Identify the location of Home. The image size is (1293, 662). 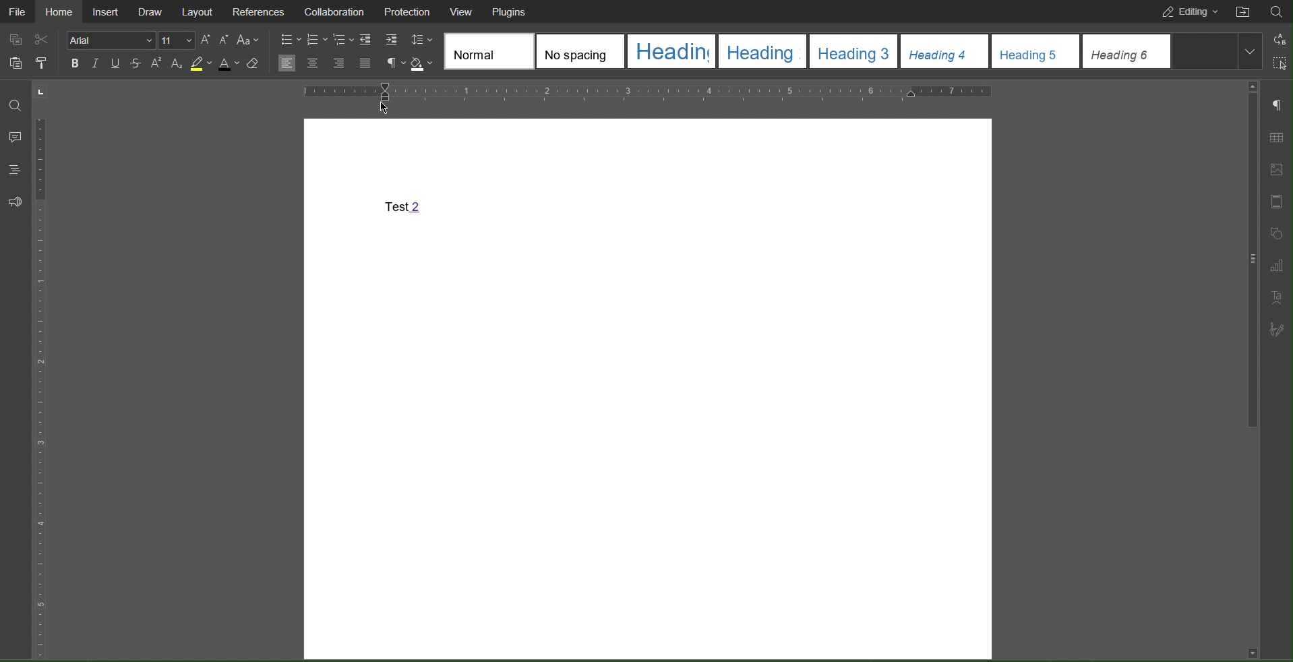
(61, 11).